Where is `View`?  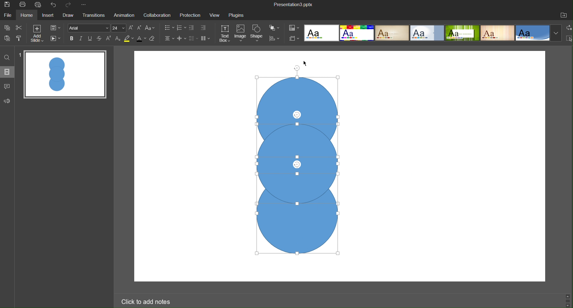 View is located at coordinates (215, 15).